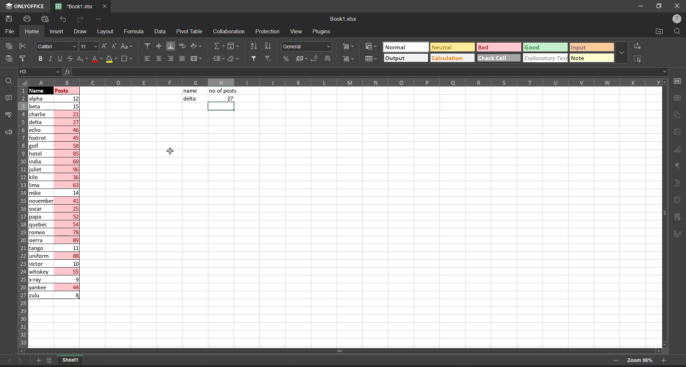 The height and width of the screenshot is (367, 686). I want to click on Good, so click(533, 47).